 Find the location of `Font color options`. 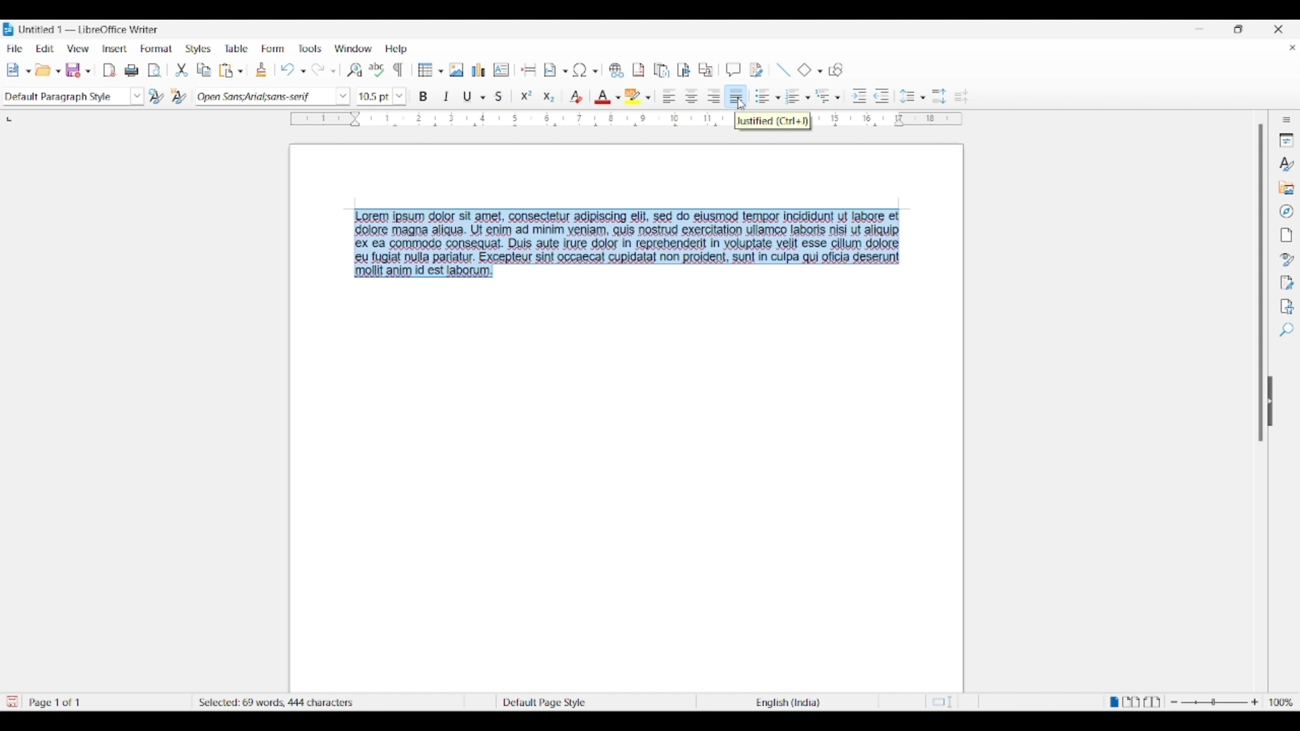

Font color options is located at coordinates (617, 97).